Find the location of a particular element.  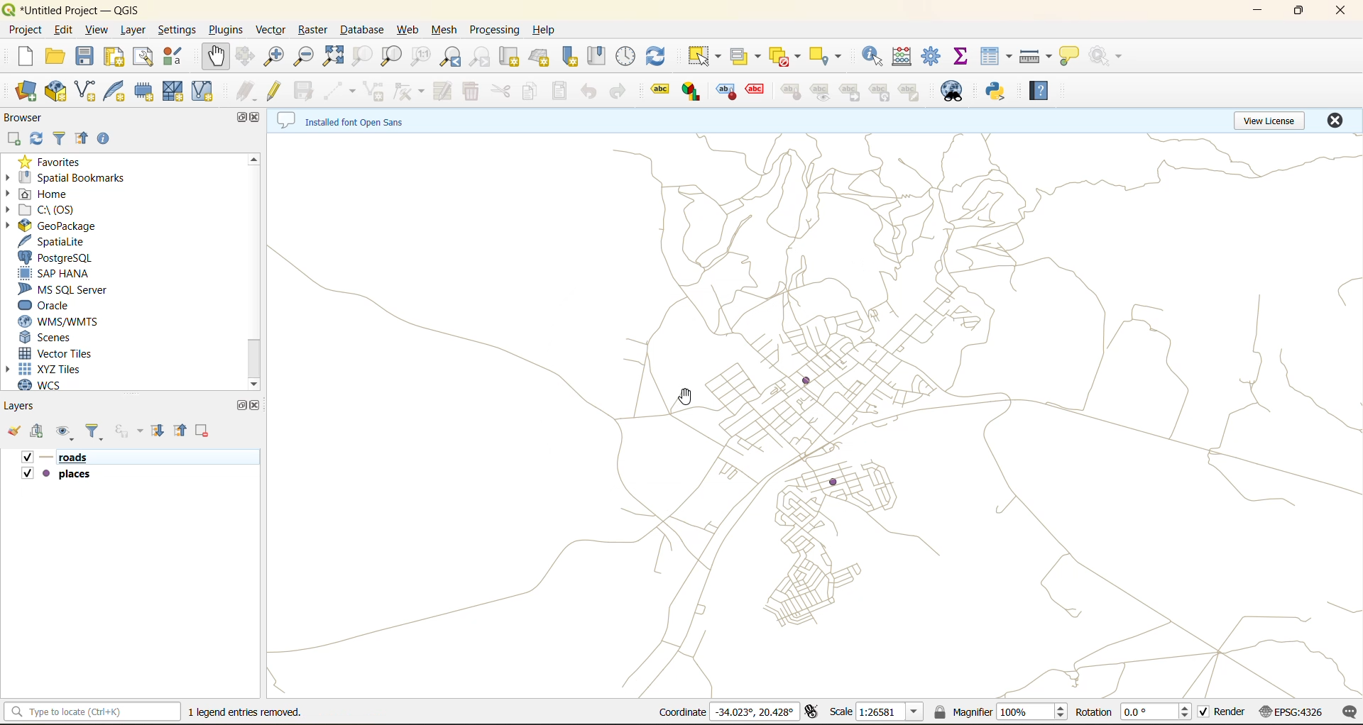

expand all is located at coordinates (161, 431).